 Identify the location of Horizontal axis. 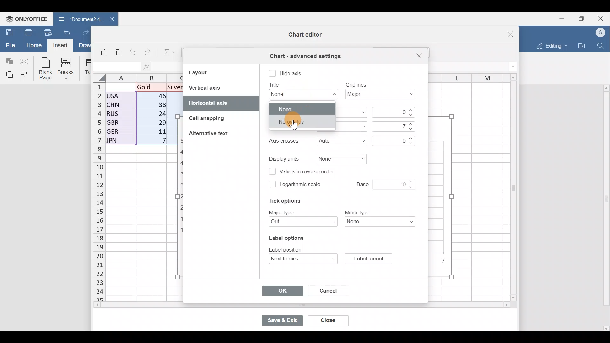
(211, 102).